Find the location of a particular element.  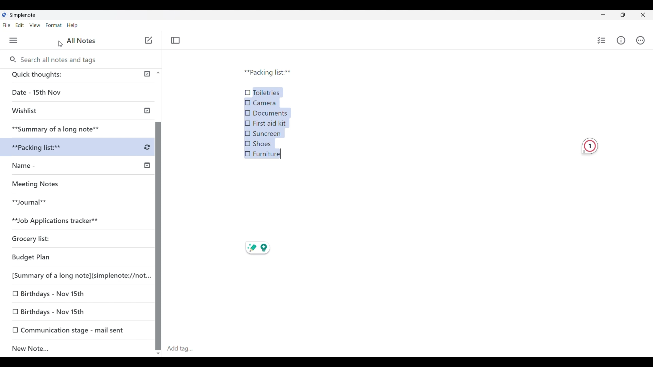

Packing list created with check boxes is located at coordinates (268, 123).